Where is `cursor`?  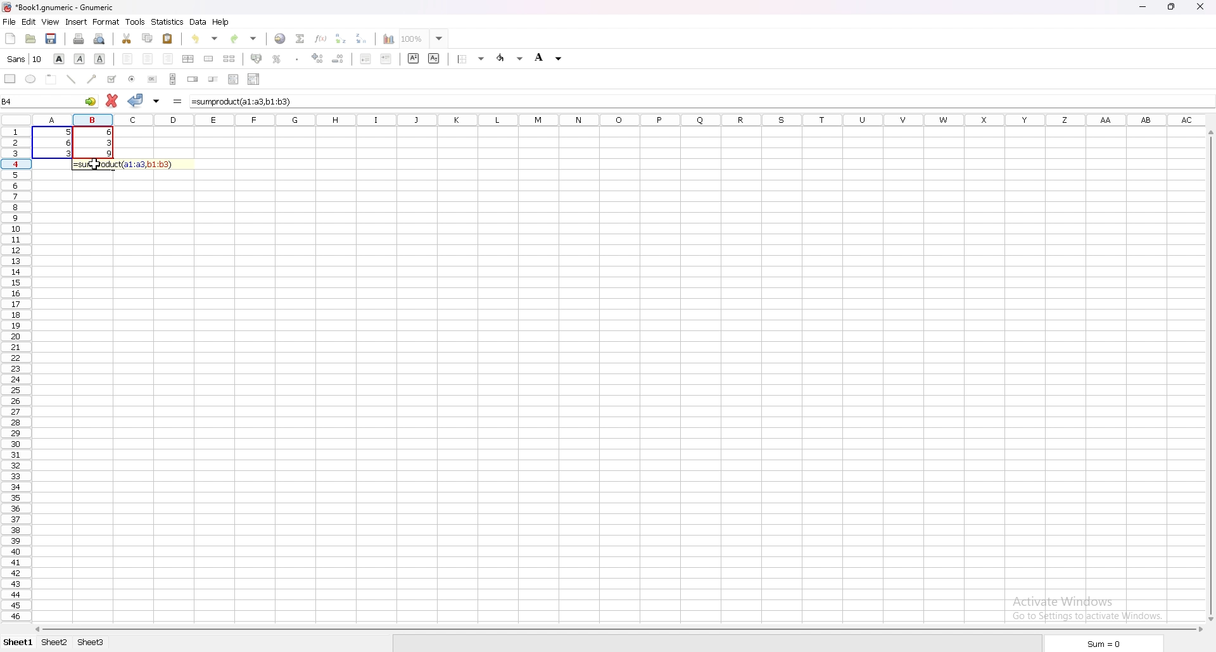
cursor is located at coordinates (96, 165).